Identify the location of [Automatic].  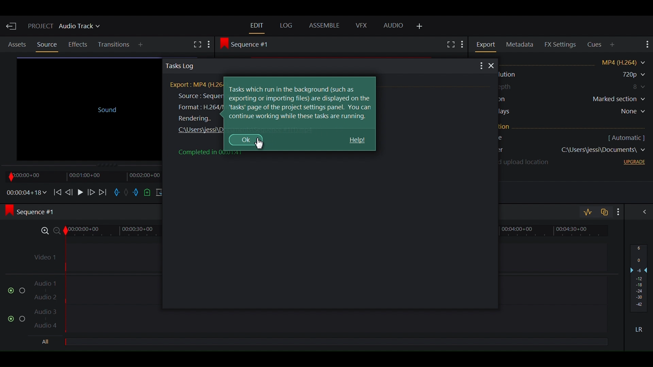
(626, 137).